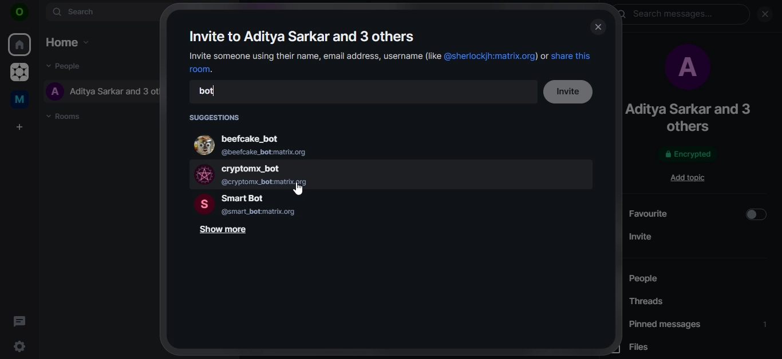 The height and width of the screenshot is (359, 782). What do you see at coordinates (67, 40) in the screenshot?
I see `home` at bounding box center [67, 40].